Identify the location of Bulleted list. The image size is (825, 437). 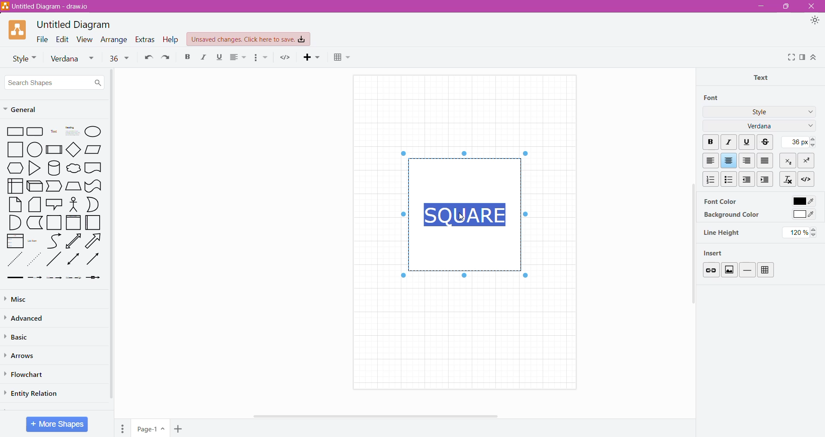
(262, 58).